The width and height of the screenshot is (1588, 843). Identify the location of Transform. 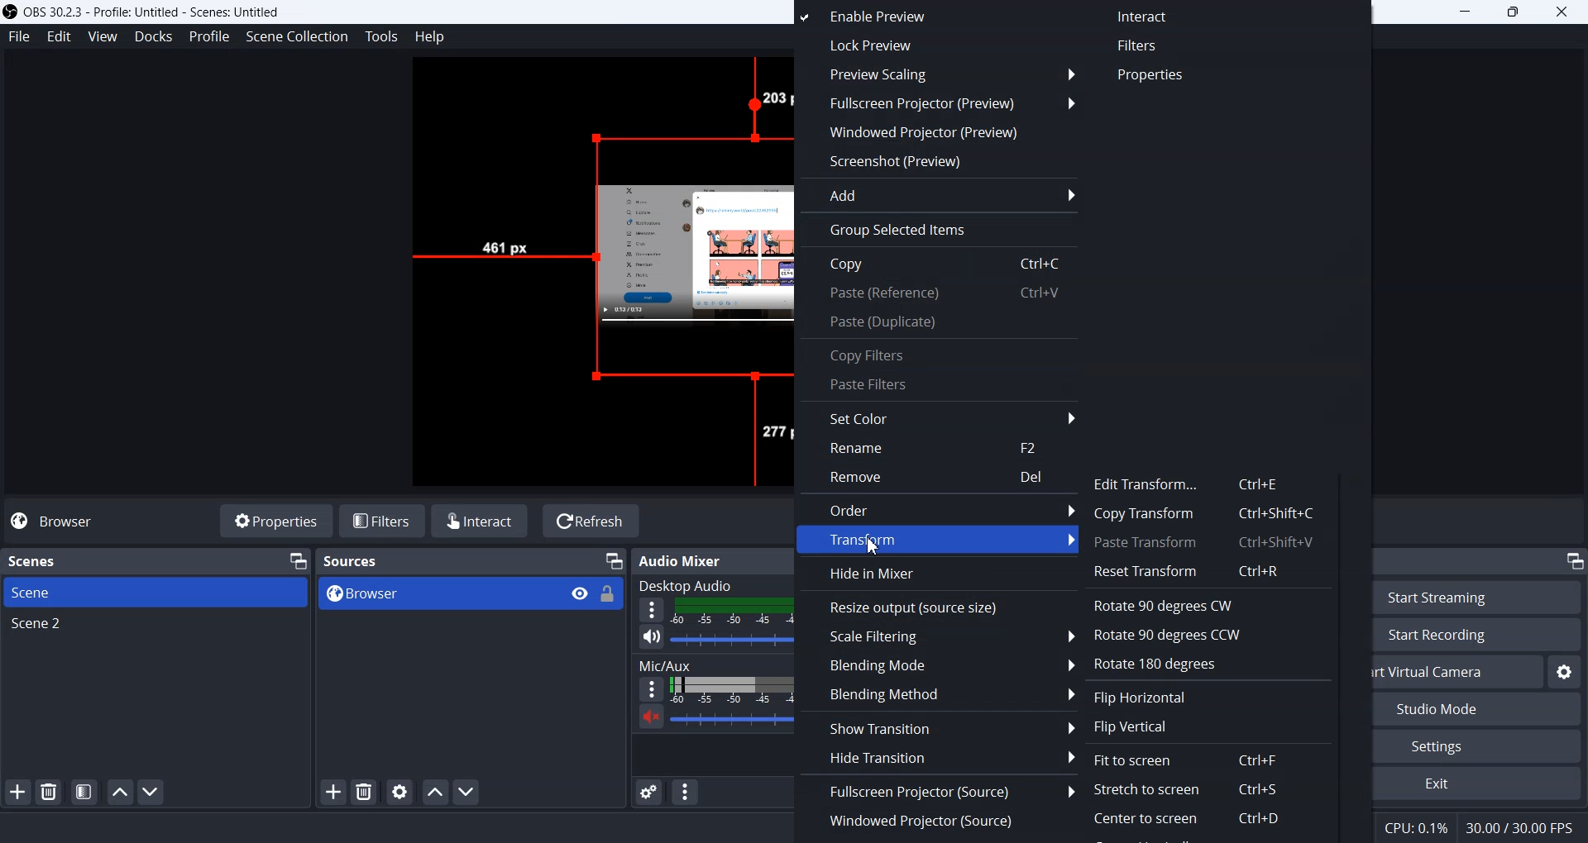
(940, 538).